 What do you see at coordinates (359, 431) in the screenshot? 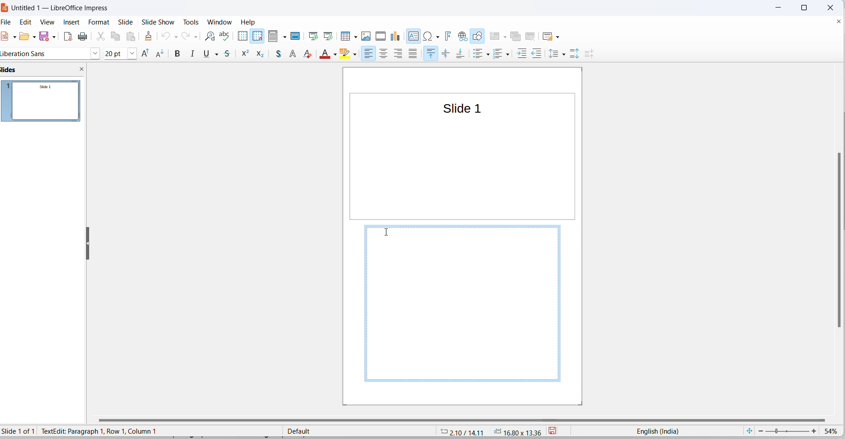
I see `slide master type` at bounding box center [359, 431].